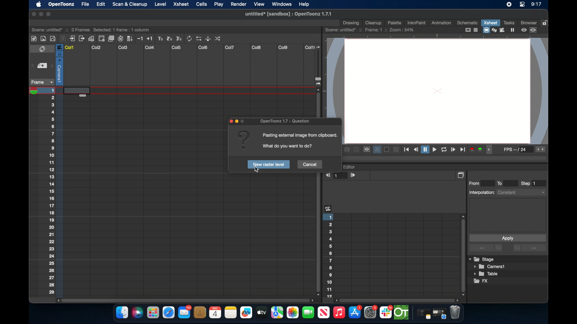 Image resolution: width=577 pixels, height=324 pixels. What do you see at coordinates (341, 176) in the screenshot?
I see `1` at bounding box center [341, 176].